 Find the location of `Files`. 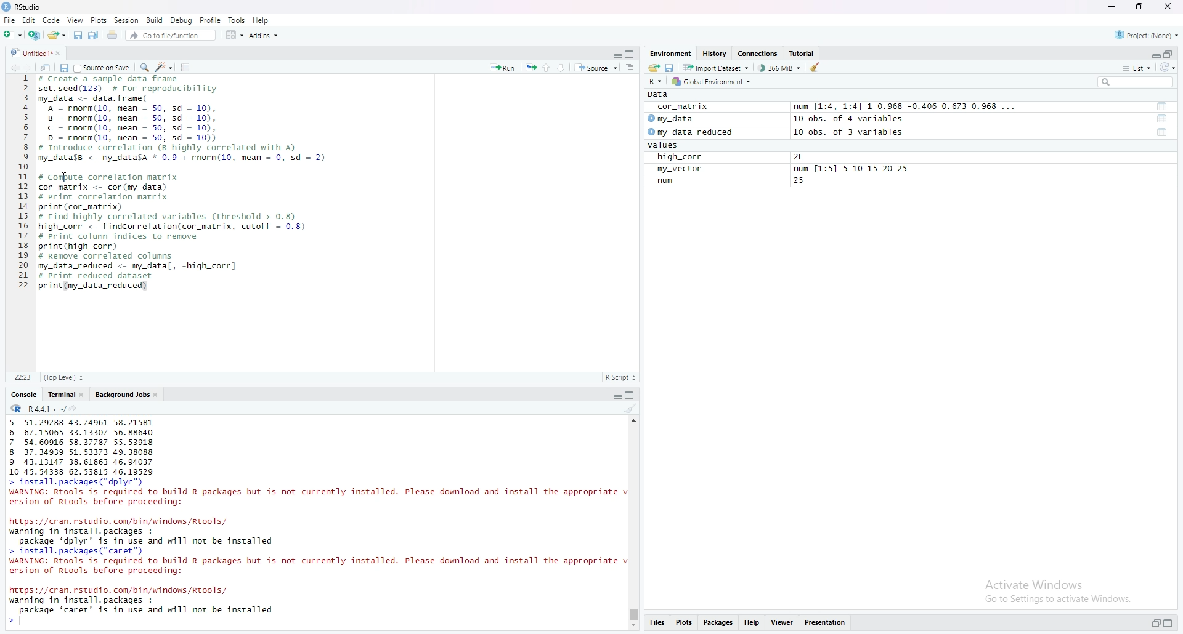

Files is located at coordinates (657, 622).